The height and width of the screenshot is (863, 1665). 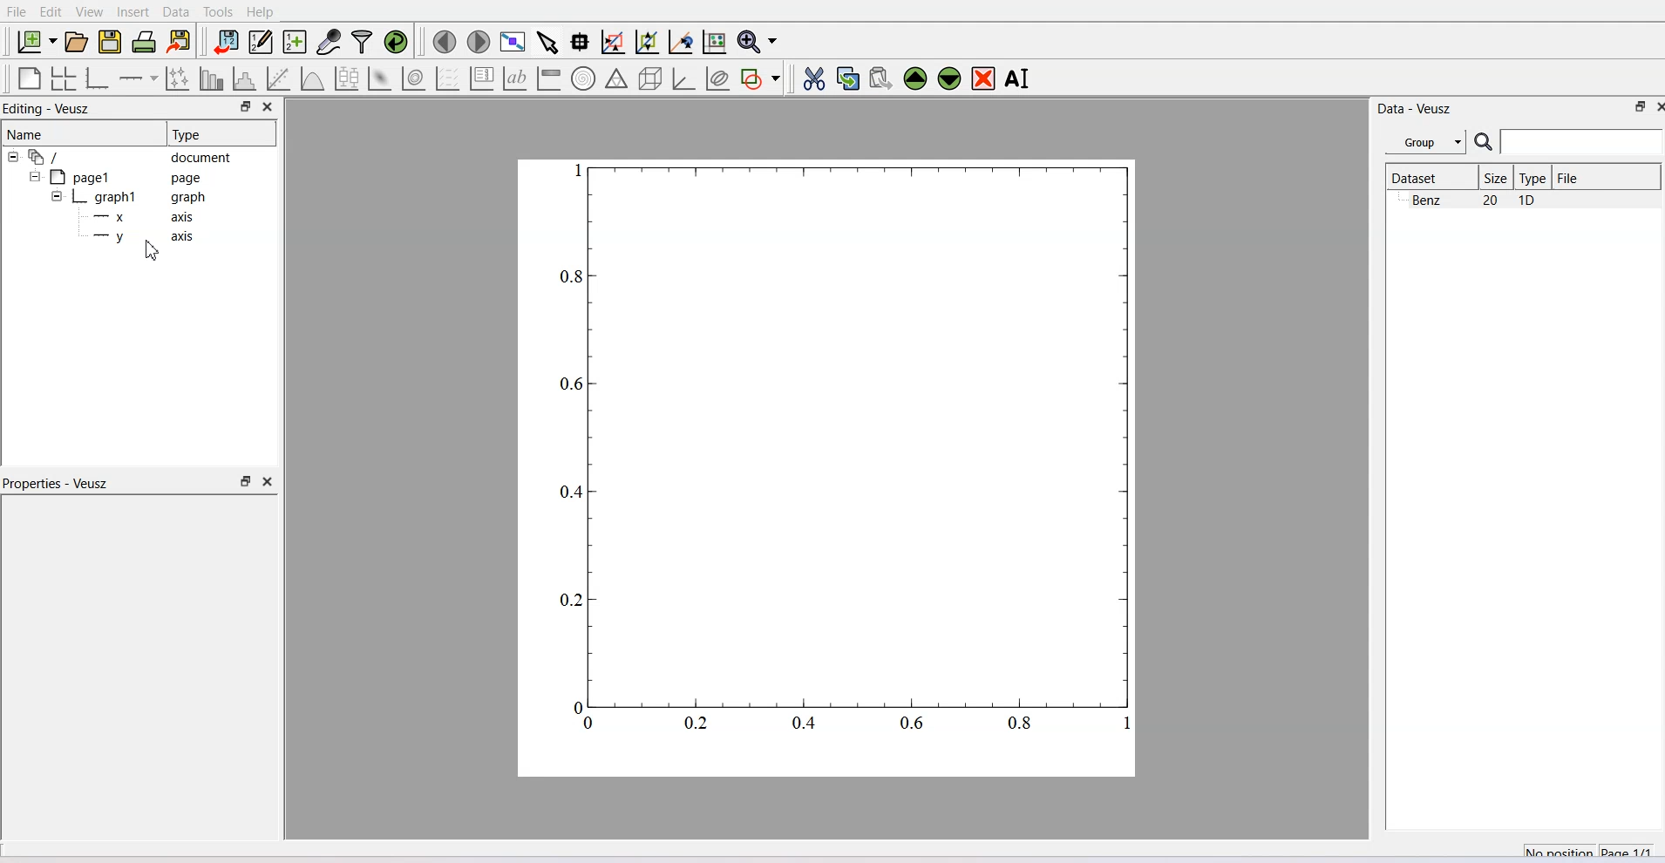 What do you see at coordinates (180, 42) in the screenshot?
I see `Export to graphics format` at bounding box center [180, 42].